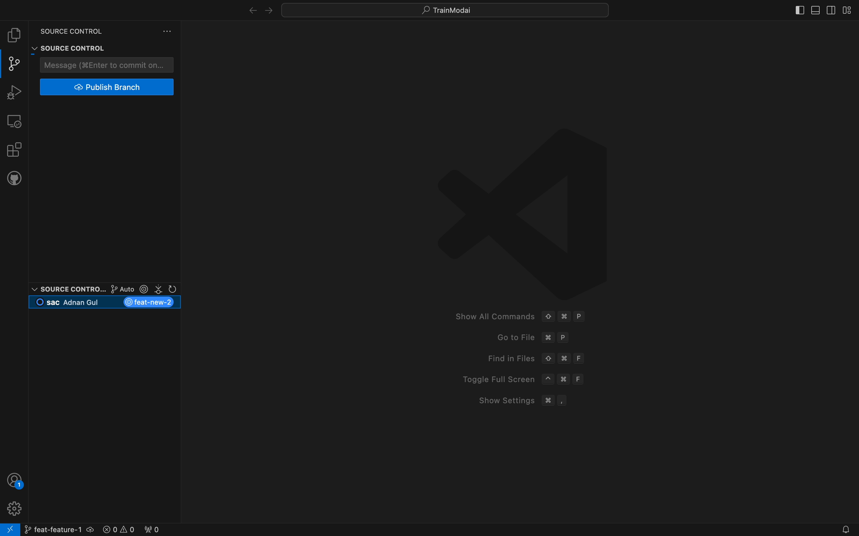 The width and height of the screenshot is (859, 536). What do you see at coordinates (15, 480) in the screenshot?
I see `profile` at bounding box center [15, 480].